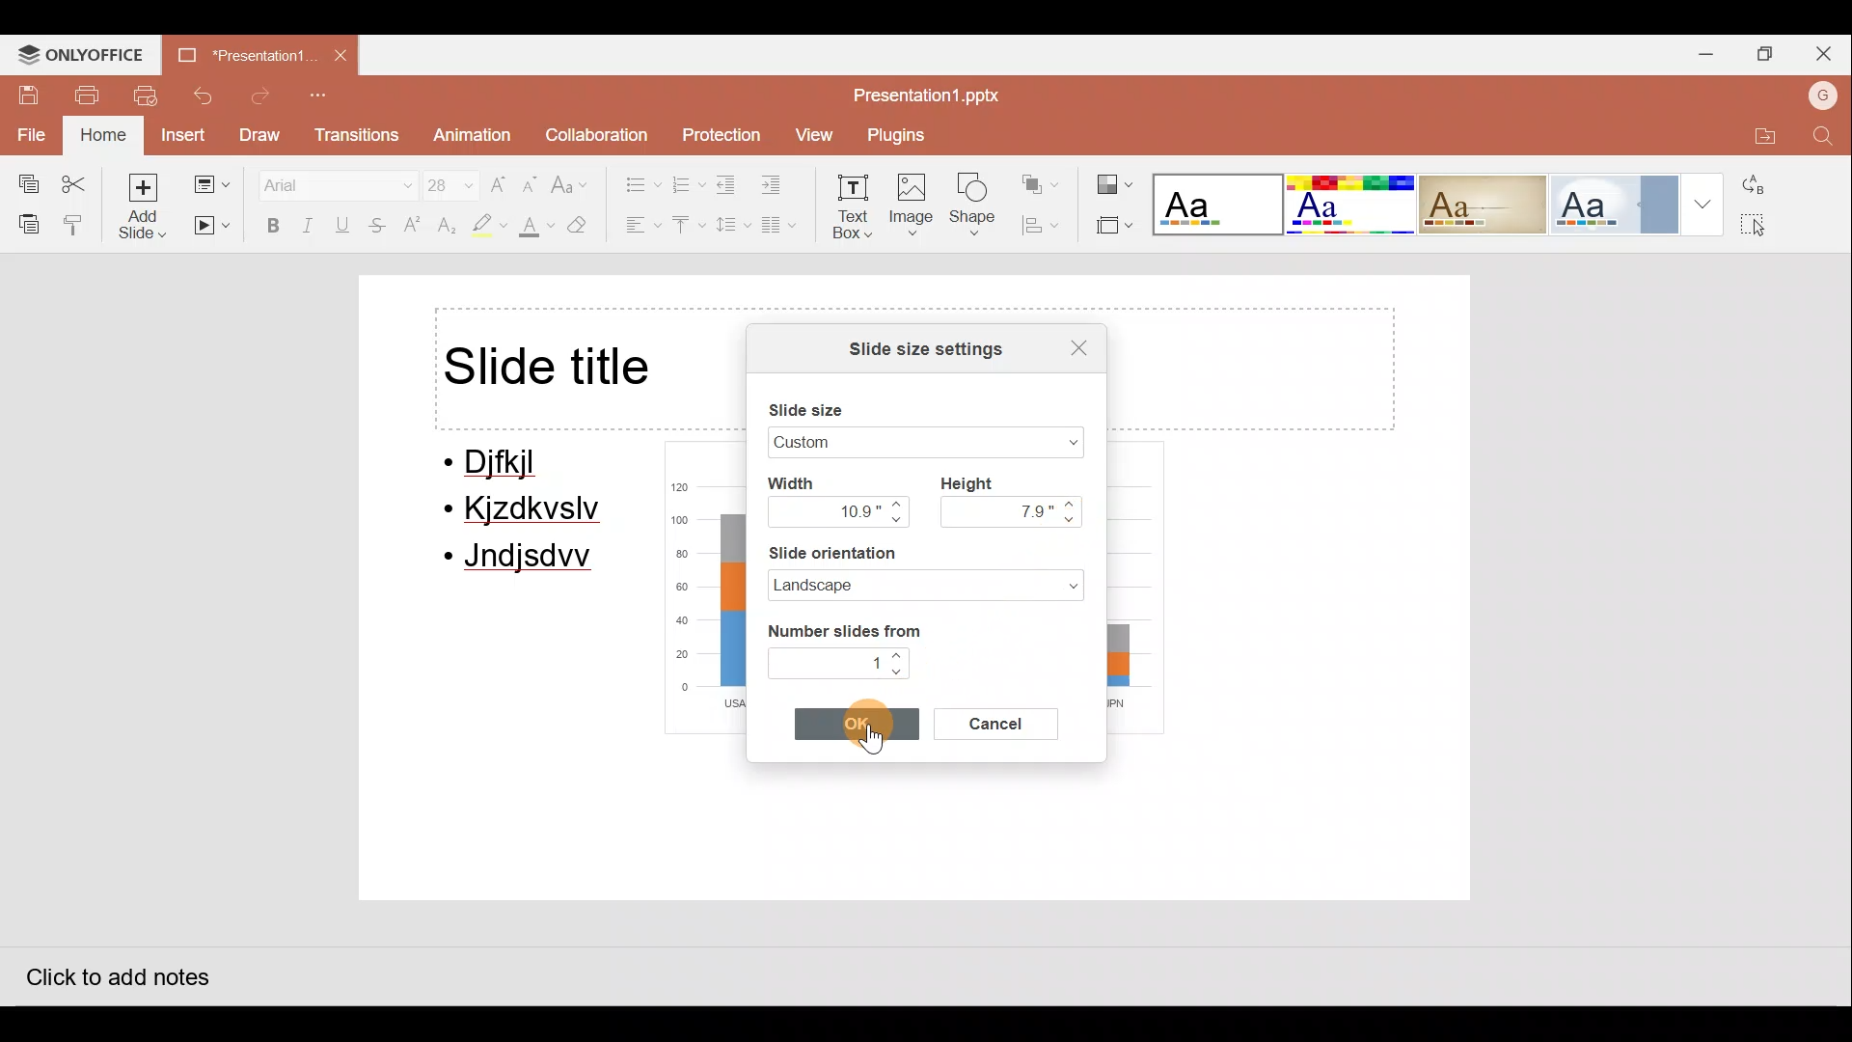  I want to click on Collaboration, so click(595, 130).